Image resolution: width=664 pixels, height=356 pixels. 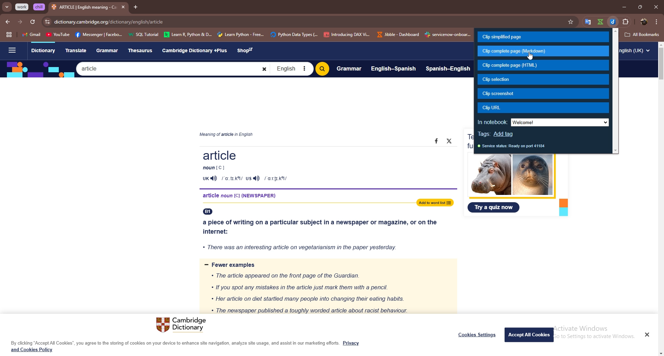 What do you see at coordinates (530, 334) in the screenshot?
I see ` Accept All Cookies` at bounding box center [530, 334].